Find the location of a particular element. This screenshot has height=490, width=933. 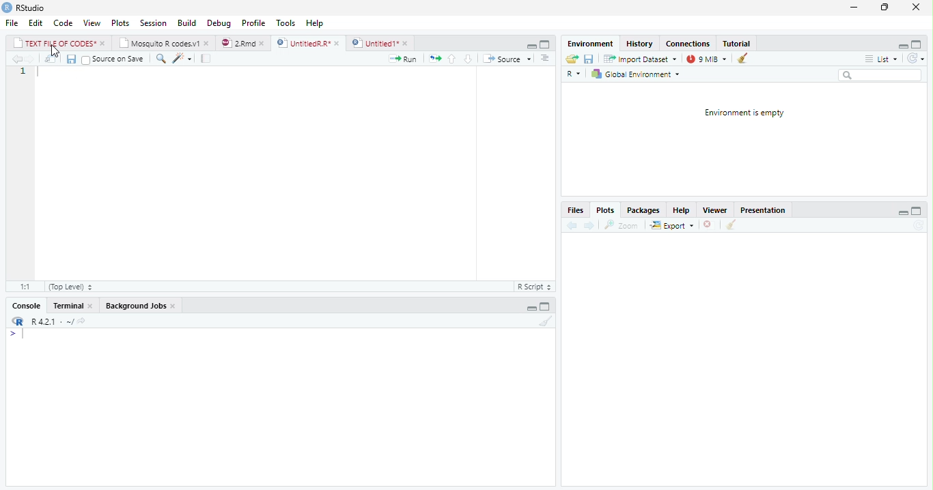

R421 - ~/ is located at coordinates (59, 321).